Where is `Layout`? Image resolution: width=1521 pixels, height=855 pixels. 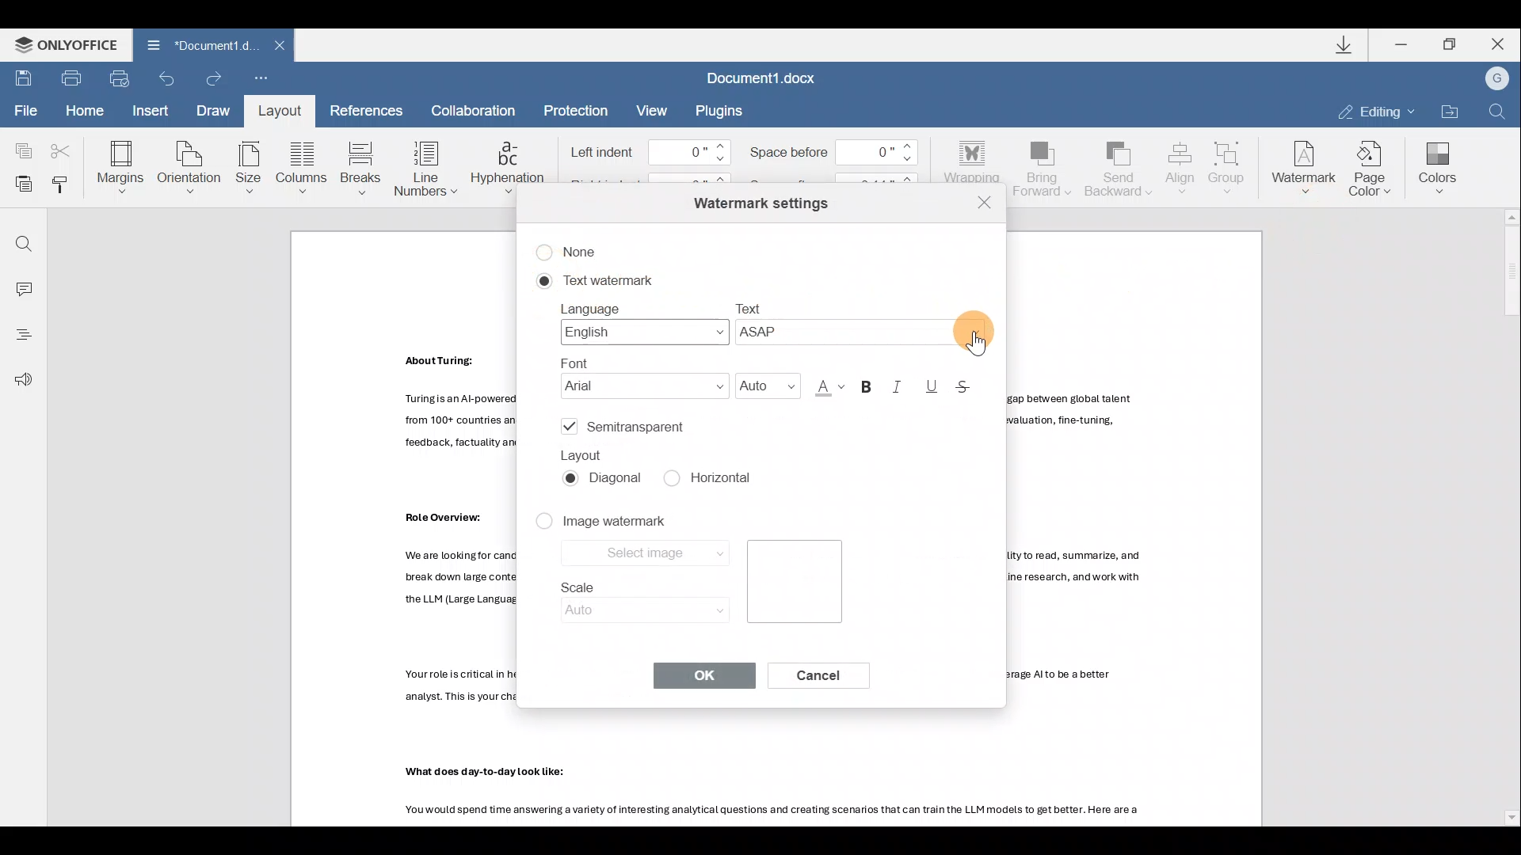
Layout is located at coordinates (284, 112).